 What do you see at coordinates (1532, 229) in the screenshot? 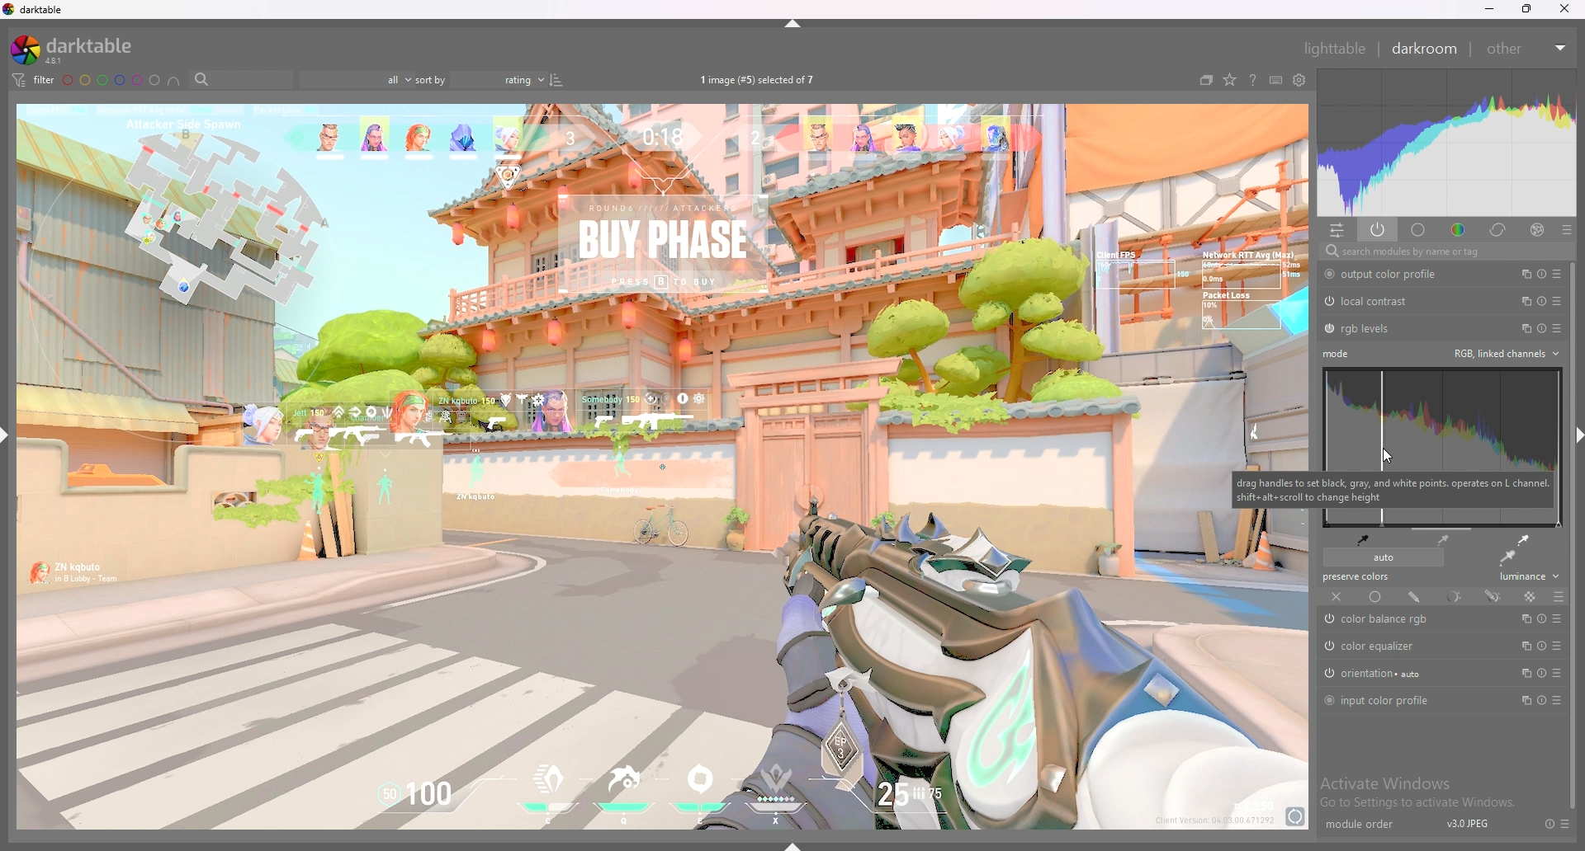
I see `effect` at bounding box center [1532, 229].